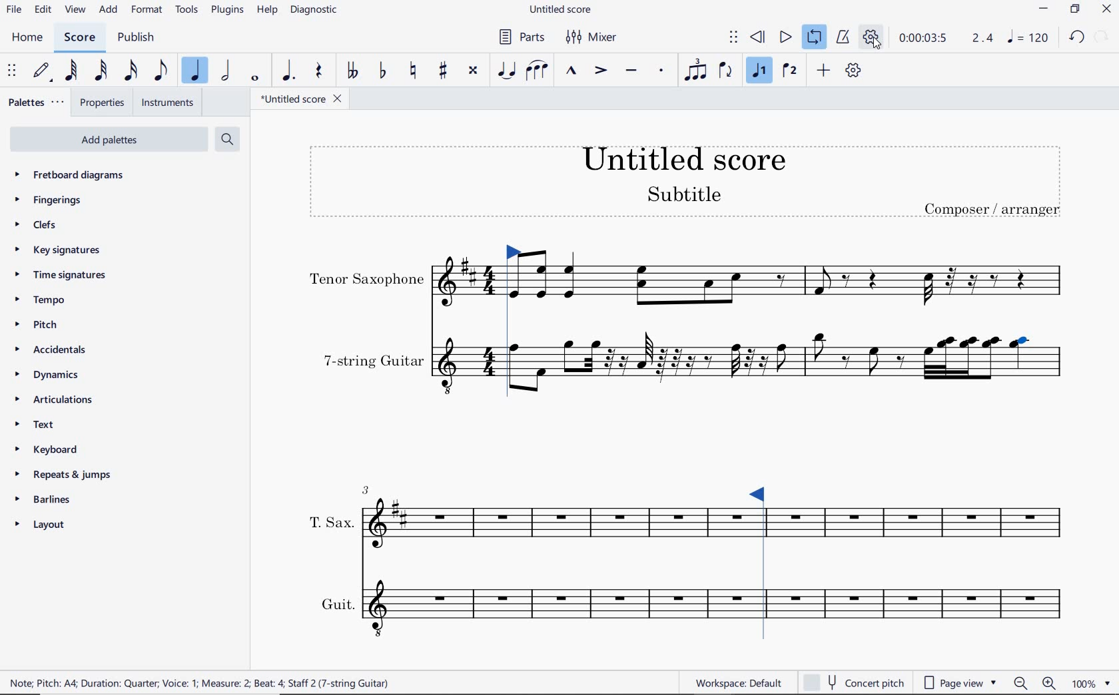 The image size is (1119, 695). What do you see at coordinates (396, 361) in the screenshot?
I see `INSTRUMENT: 7-STRING GUITAR` at bounding box center [396, 361].